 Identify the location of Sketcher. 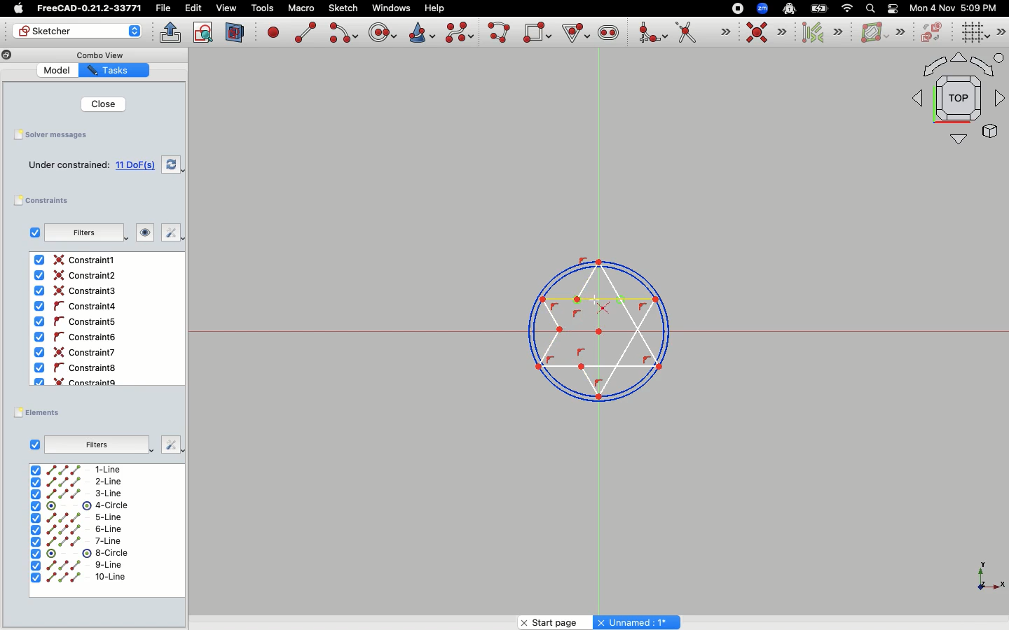
(80, 31).